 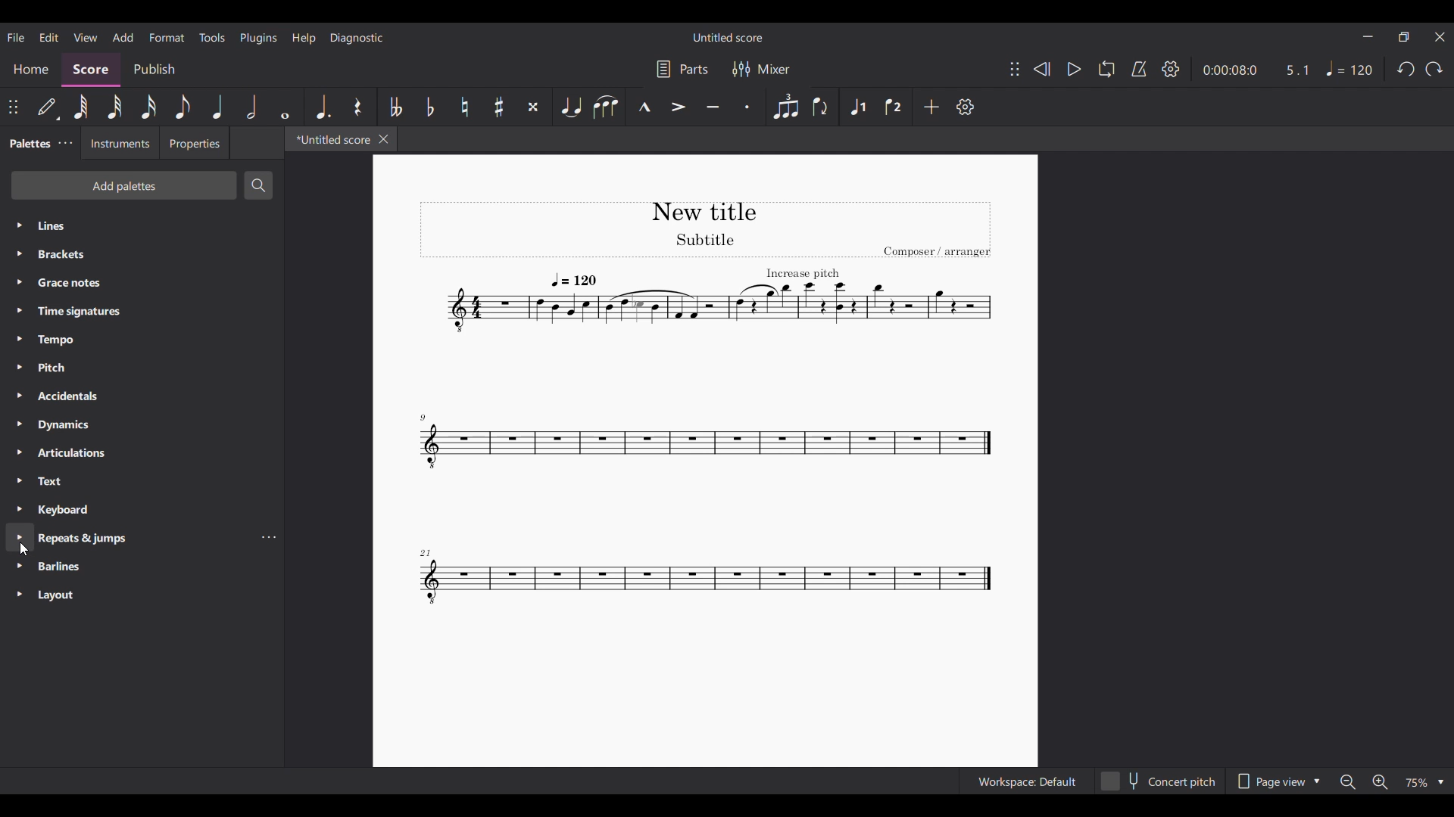 What do you see at coordinates (1171, 69) in the screenshot?
I see `Settings` at bounding box center [1171, 69].